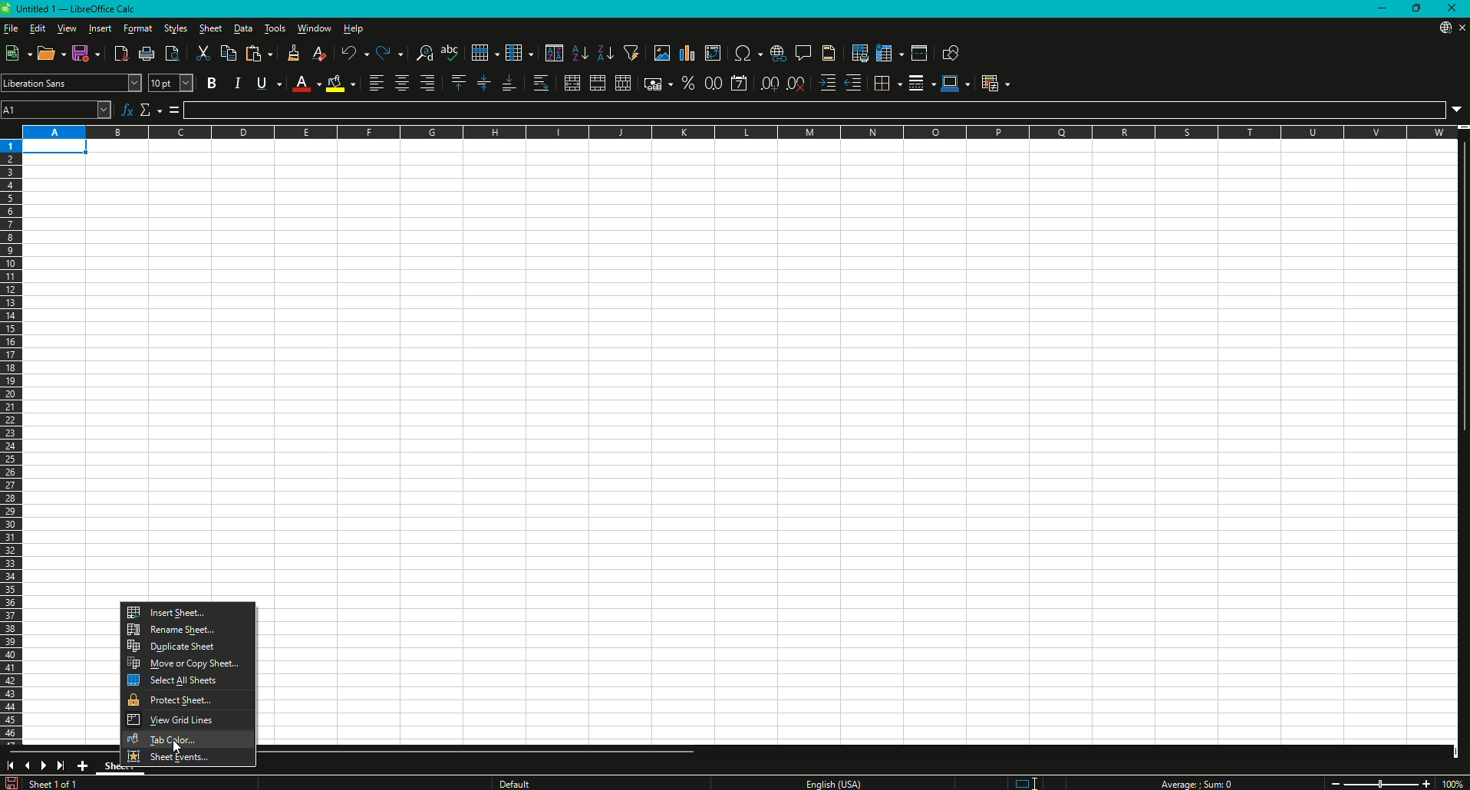 This screenshot has width=1470, height=790. I want to click on Underline, so click(269, 83).